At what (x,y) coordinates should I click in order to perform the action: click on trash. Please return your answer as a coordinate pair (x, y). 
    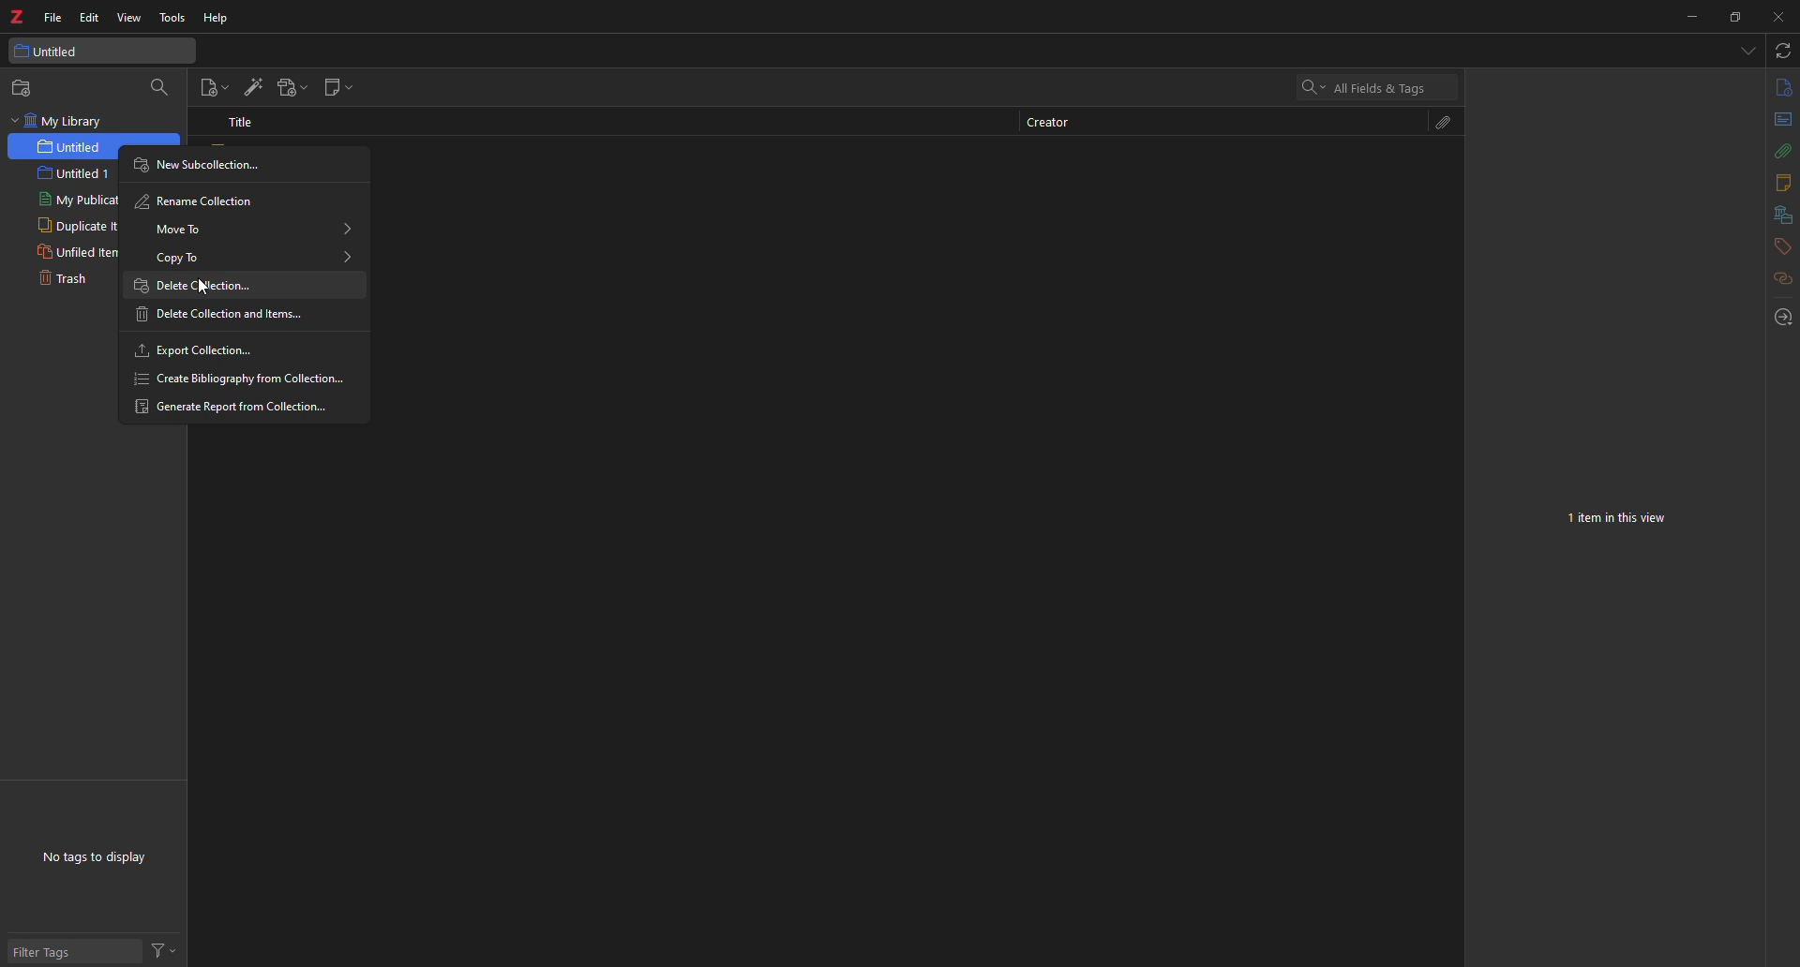
    Looking at the image, I should click on (64, 279).